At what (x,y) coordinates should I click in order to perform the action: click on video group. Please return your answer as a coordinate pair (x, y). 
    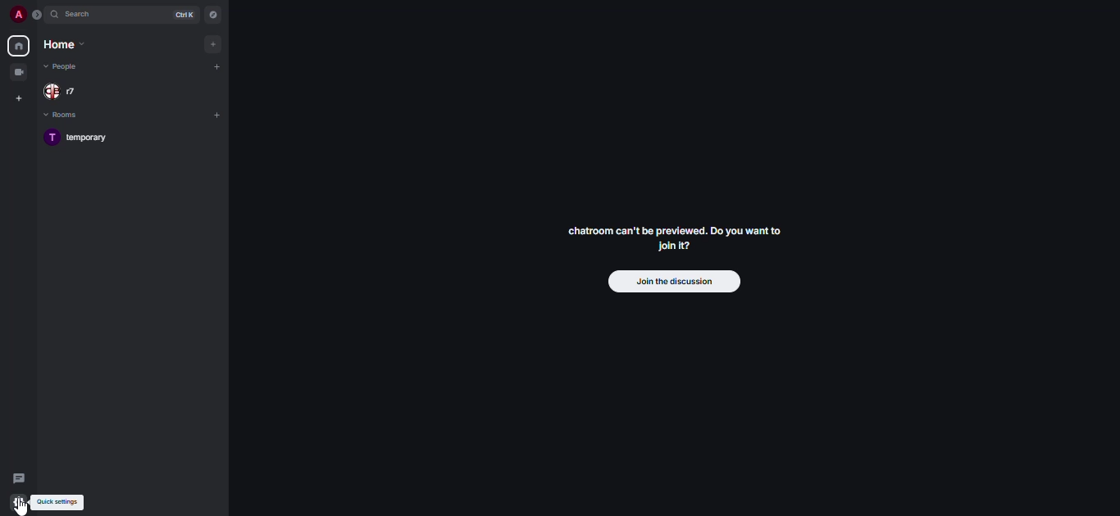
    Looking at the image, I should click on (20, 71).